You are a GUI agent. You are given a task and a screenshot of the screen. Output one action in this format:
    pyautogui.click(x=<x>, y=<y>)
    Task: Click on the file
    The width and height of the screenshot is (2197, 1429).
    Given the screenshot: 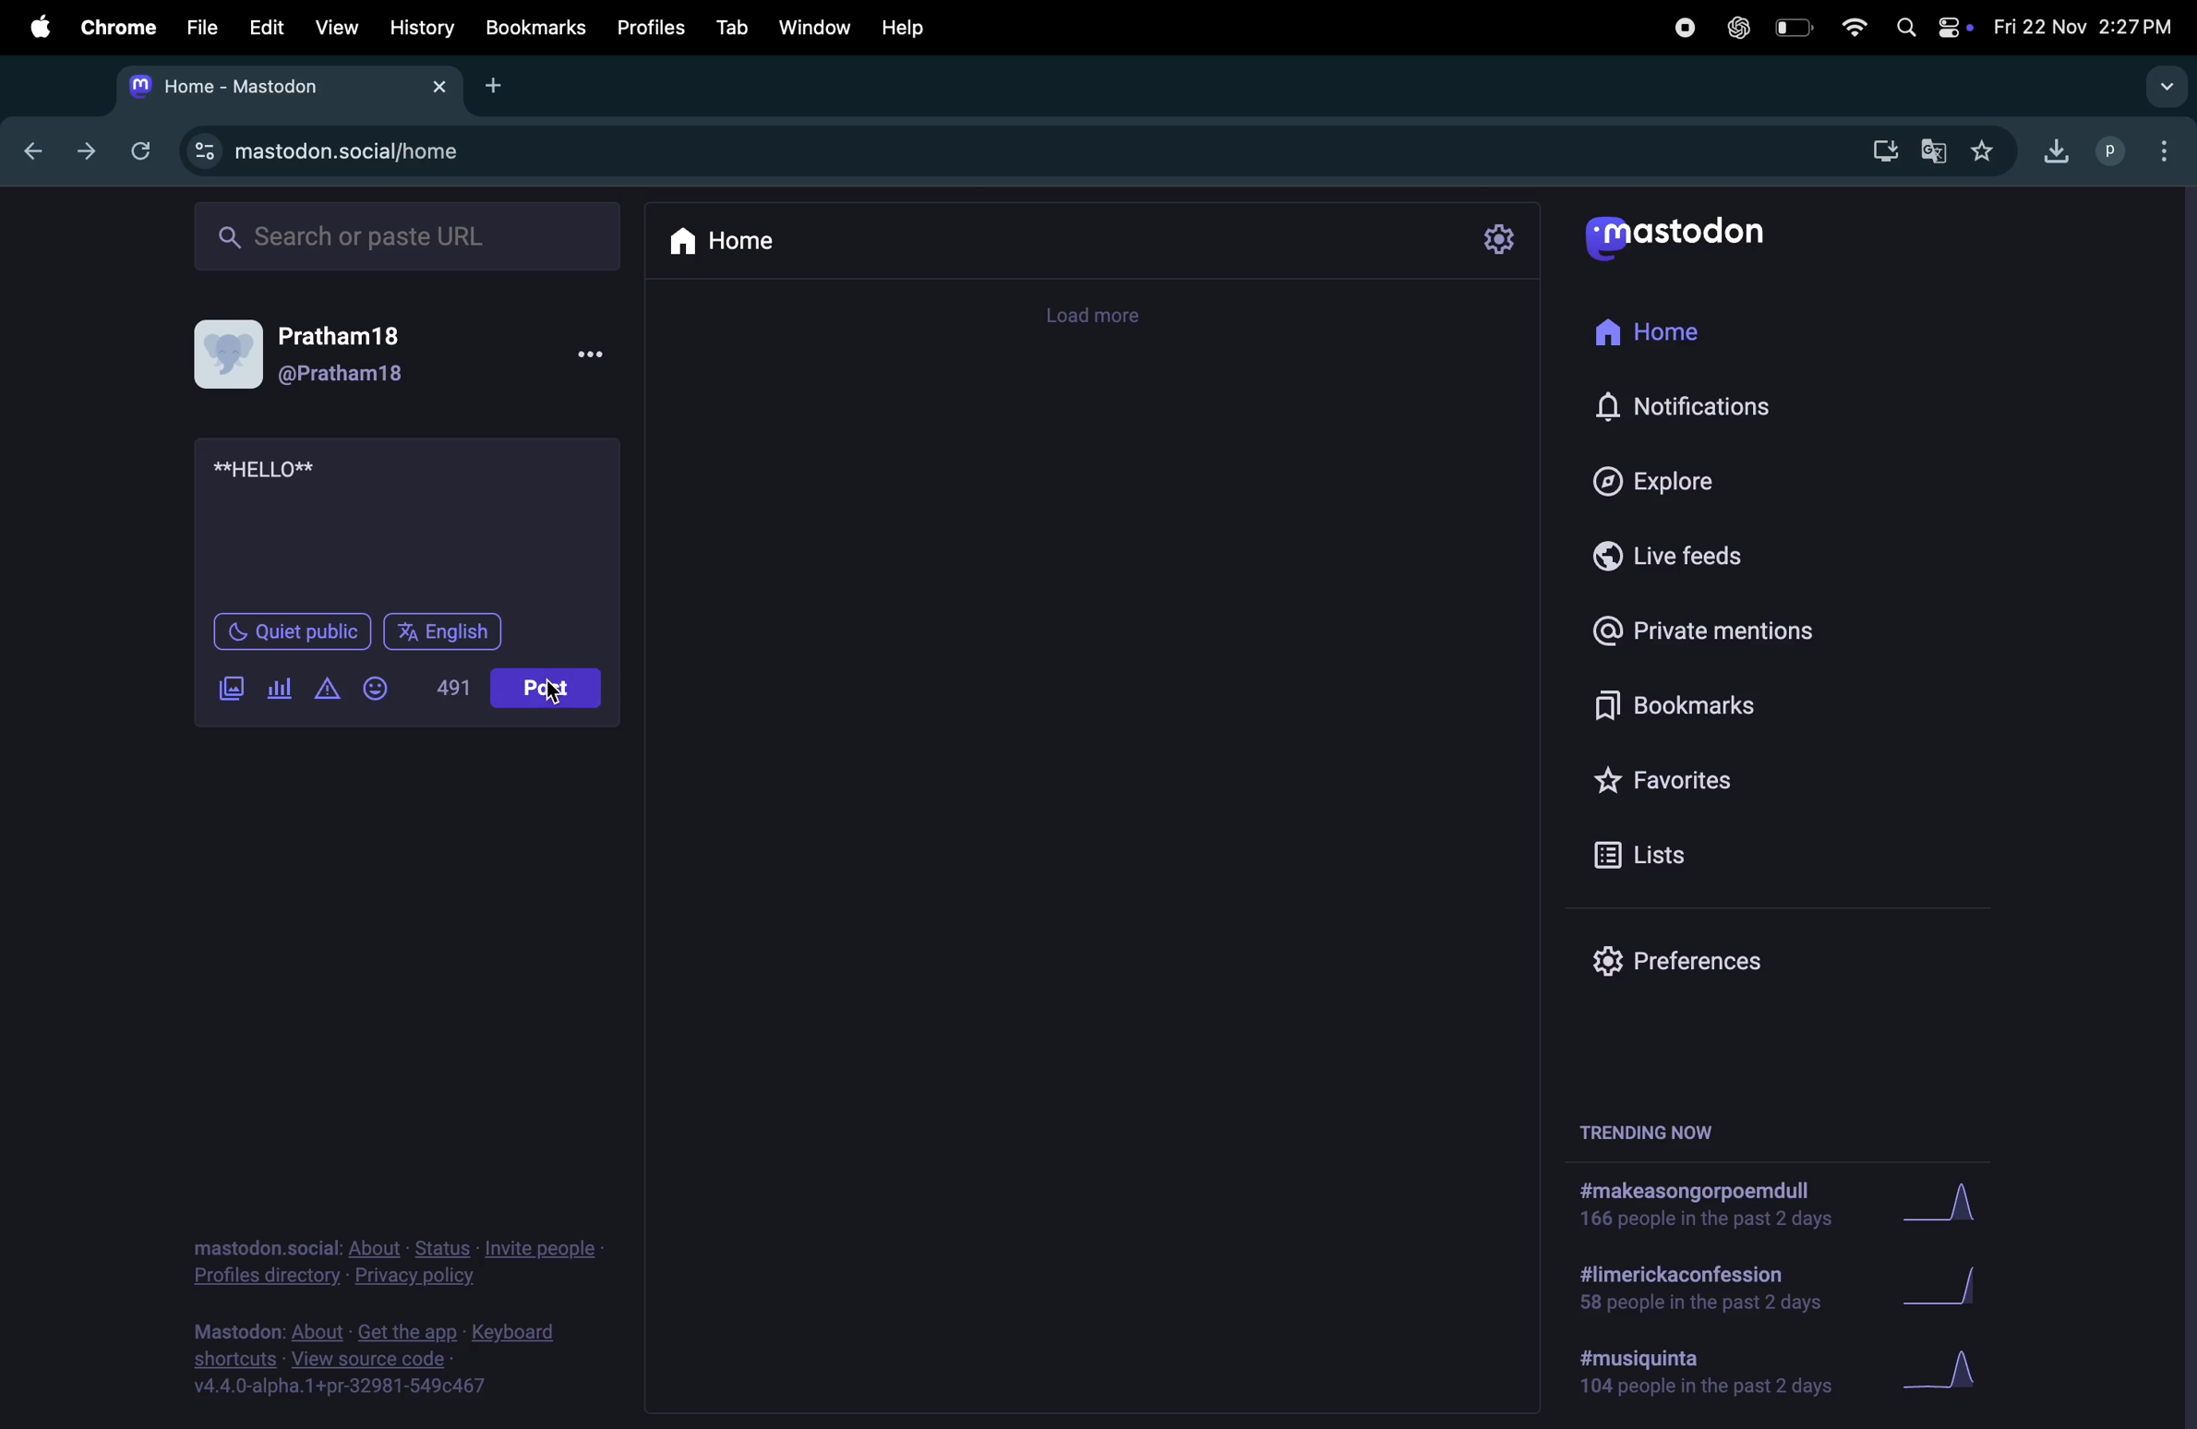 What is the action you would take?
    pyautogui.click(x=204, y=25)
    